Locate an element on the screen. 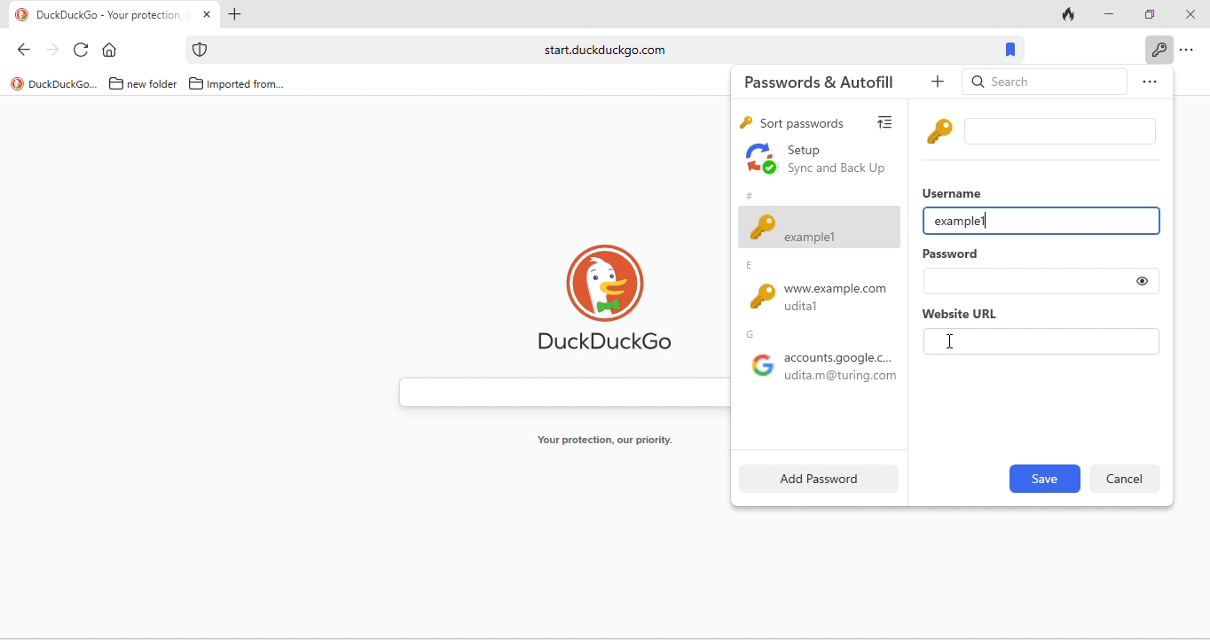 The image size is (1210, 640). password input box is located at coordinates (1025, 283).